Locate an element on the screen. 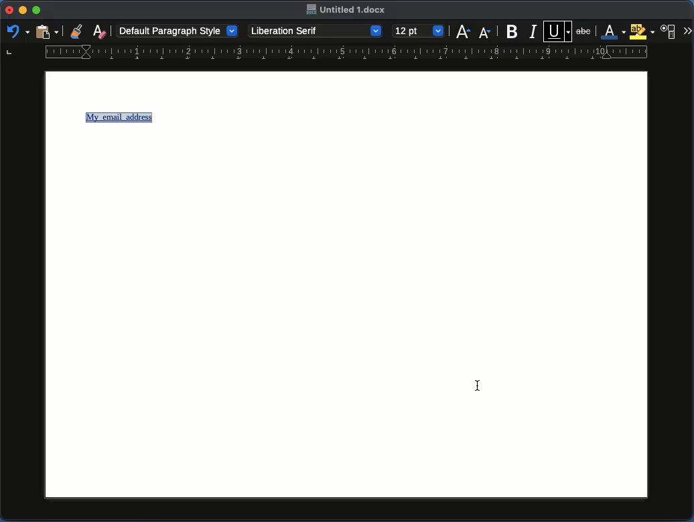  Font color is located at coordinates (611, 31).